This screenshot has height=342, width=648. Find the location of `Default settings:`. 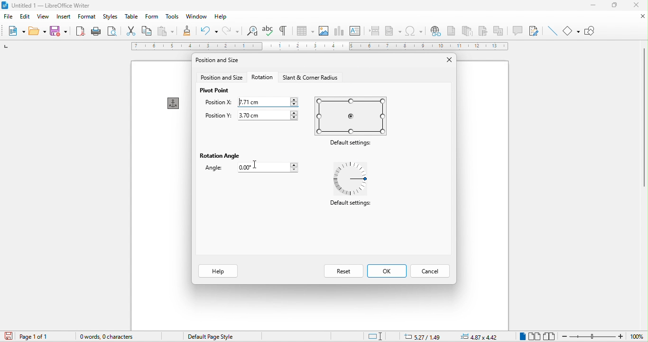

Default settings: is located at coordinates (351, 203).